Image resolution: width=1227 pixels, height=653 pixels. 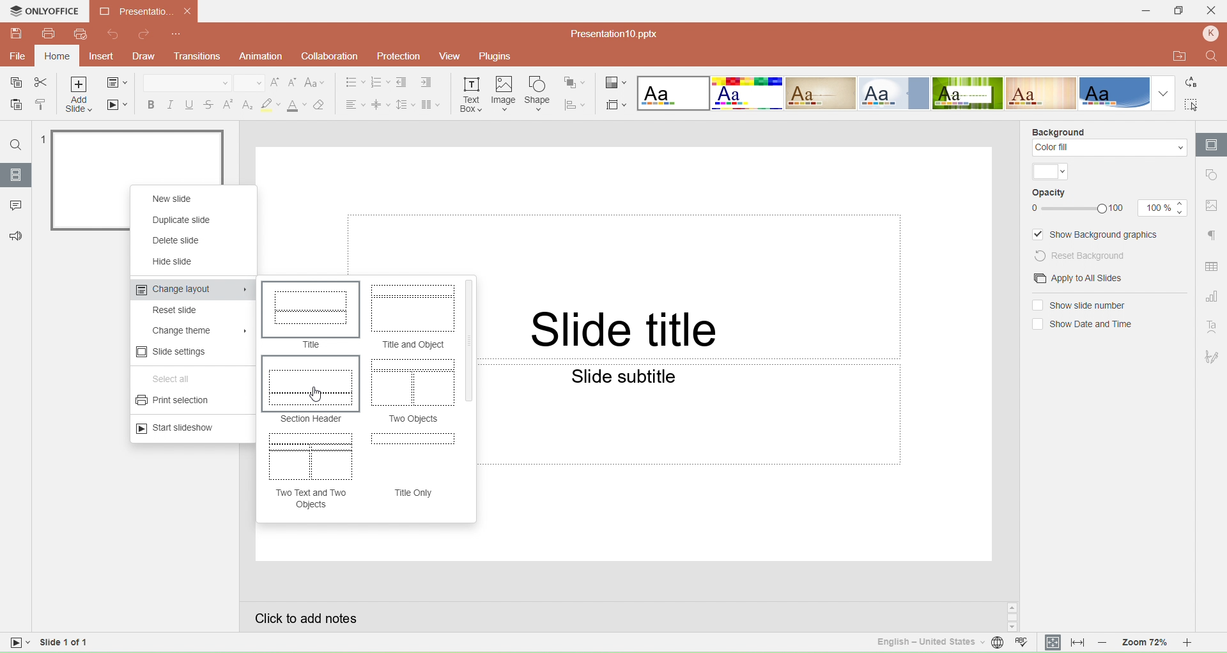 What do you see at coordinates (116, 35) in the screenshot?
I see `Undo` at bounding box center [116, 35].